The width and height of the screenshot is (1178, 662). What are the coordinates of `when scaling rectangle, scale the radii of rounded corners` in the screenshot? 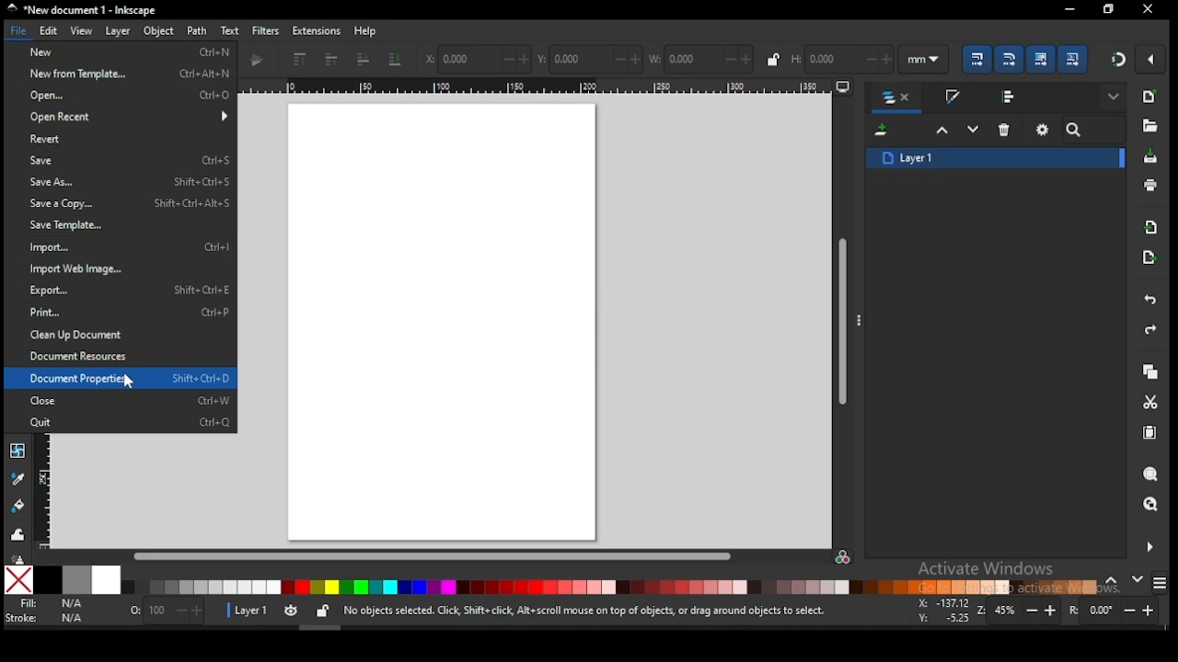 It's located at (1008, 59).